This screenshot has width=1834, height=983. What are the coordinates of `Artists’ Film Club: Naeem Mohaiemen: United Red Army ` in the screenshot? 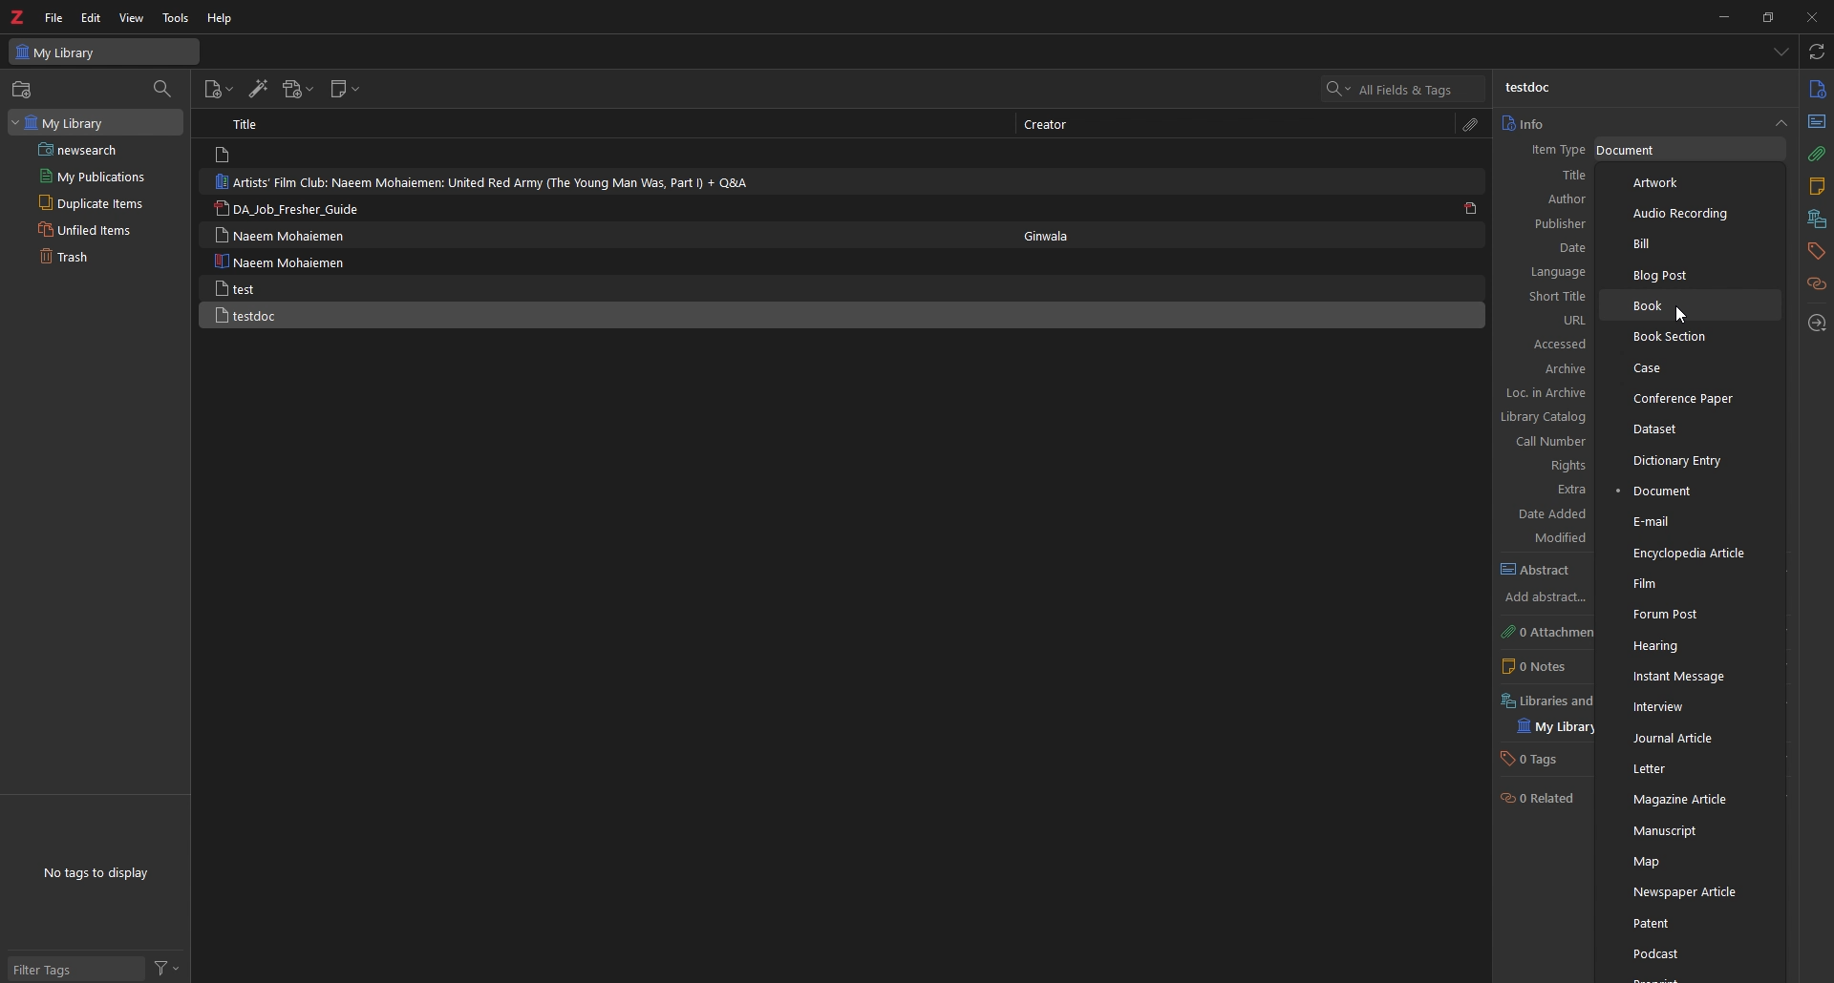 It's located at (483, 182).